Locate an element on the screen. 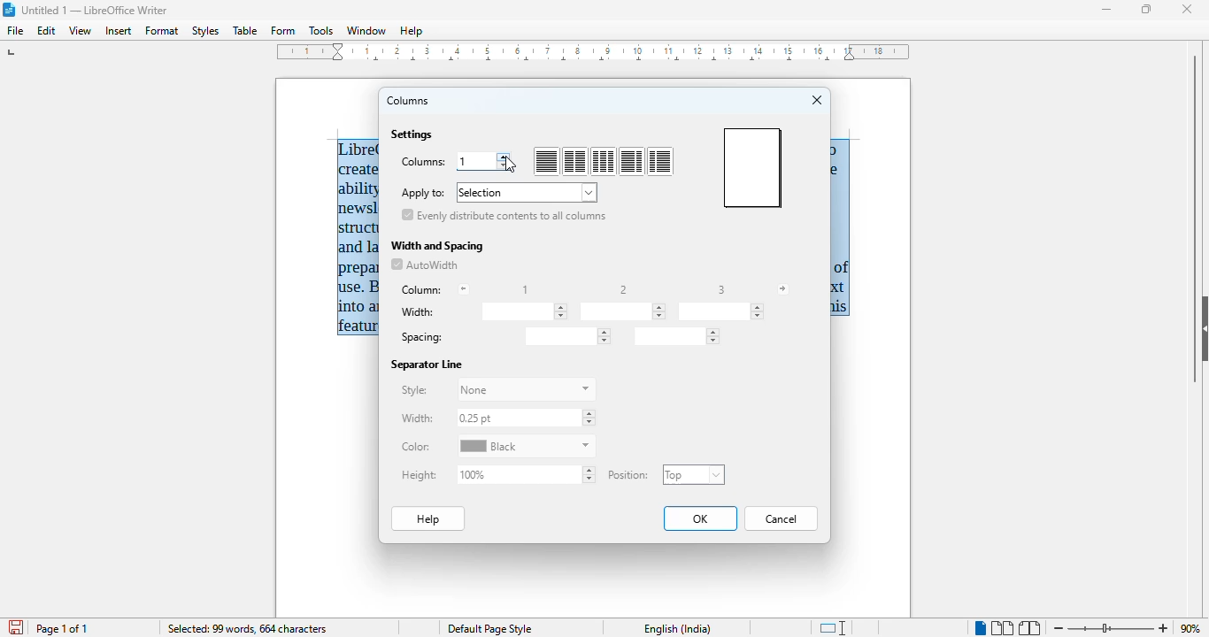 Image resolution: width=1209 pixels, height=637 pixels. 2 columns with different size (left>right) is located at coordinates (631, 161).